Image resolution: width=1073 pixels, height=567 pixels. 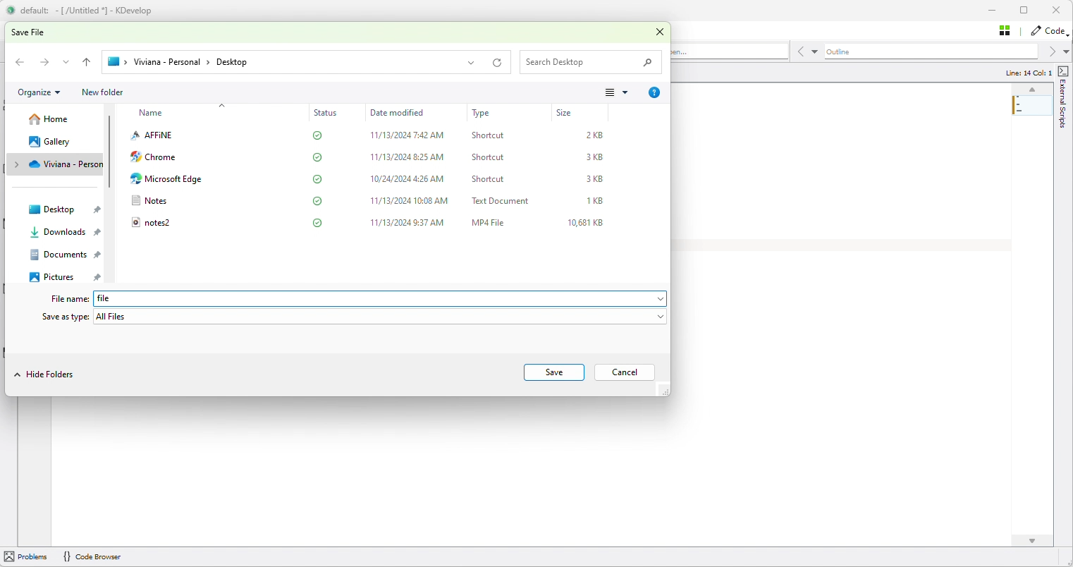 I want to click on 10/24/2024 4:26 AM, so click(x=409, y=179).